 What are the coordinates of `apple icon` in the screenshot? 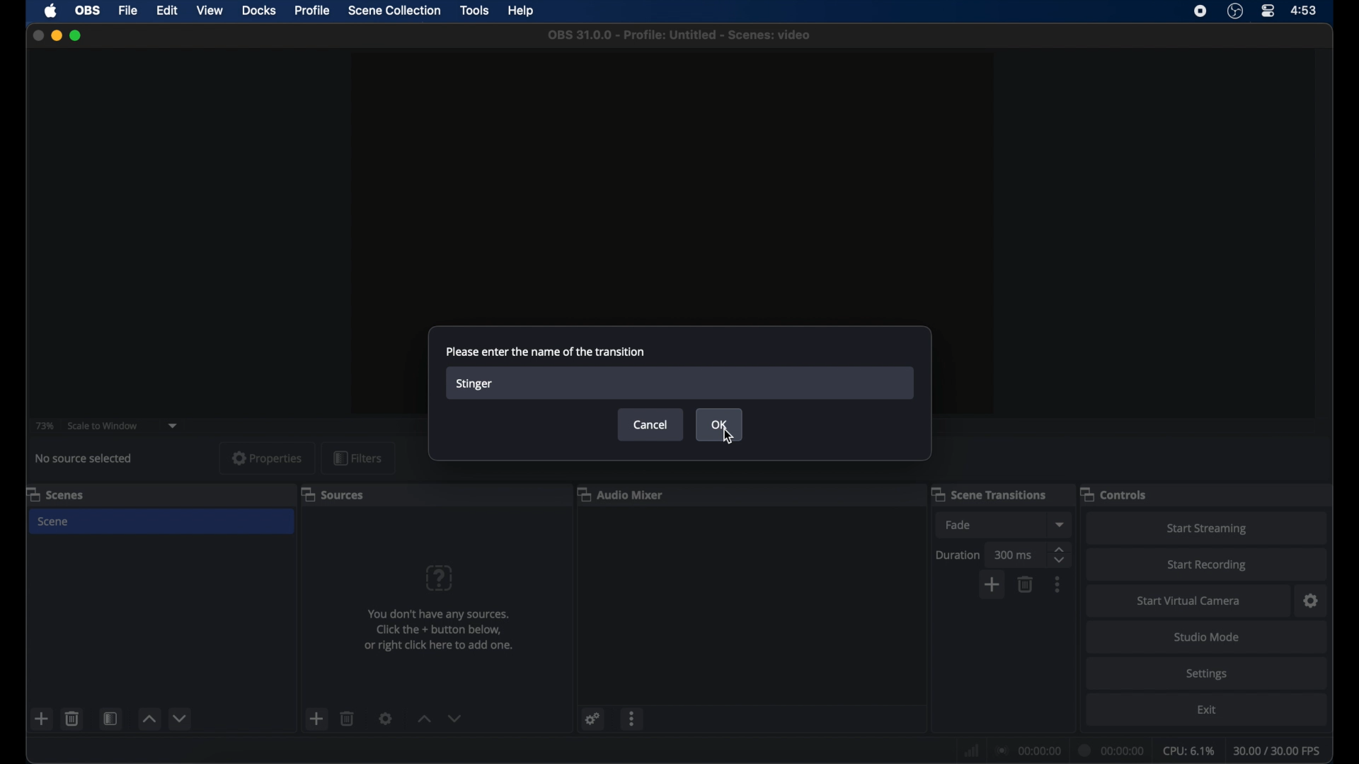 It's located at (51, 11).